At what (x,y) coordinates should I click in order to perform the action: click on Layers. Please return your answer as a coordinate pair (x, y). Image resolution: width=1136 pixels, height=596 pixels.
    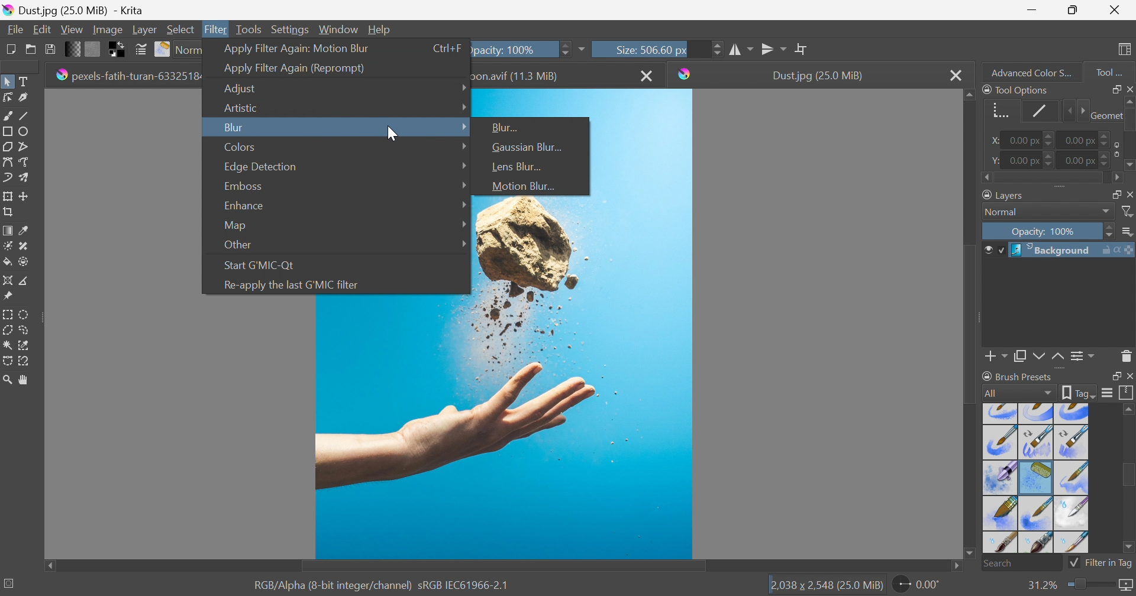
    Looking at the image, I should click on (1112, 193).